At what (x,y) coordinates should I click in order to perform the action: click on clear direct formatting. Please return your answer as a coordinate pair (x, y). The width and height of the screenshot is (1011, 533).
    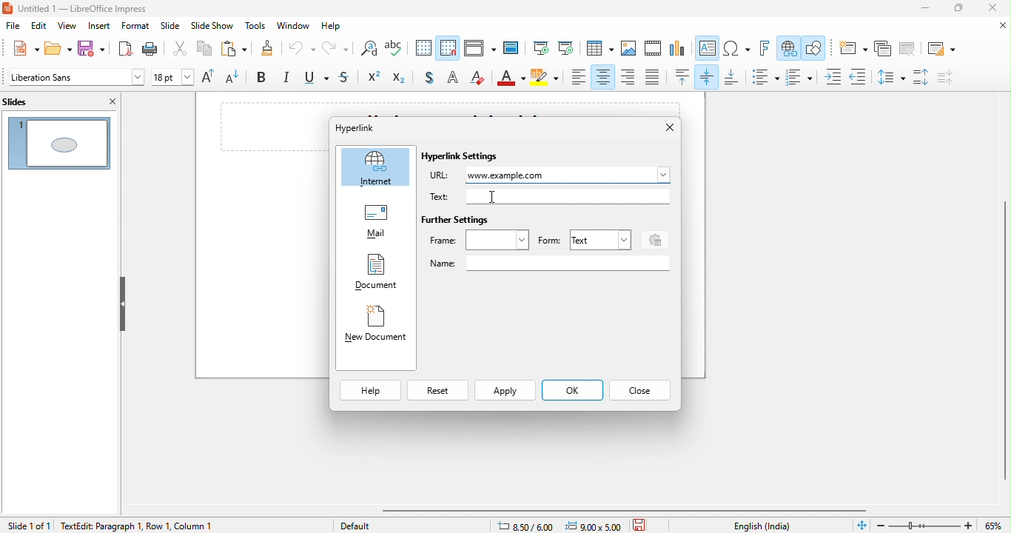
    Looking at the image, I should click on (479, 78).